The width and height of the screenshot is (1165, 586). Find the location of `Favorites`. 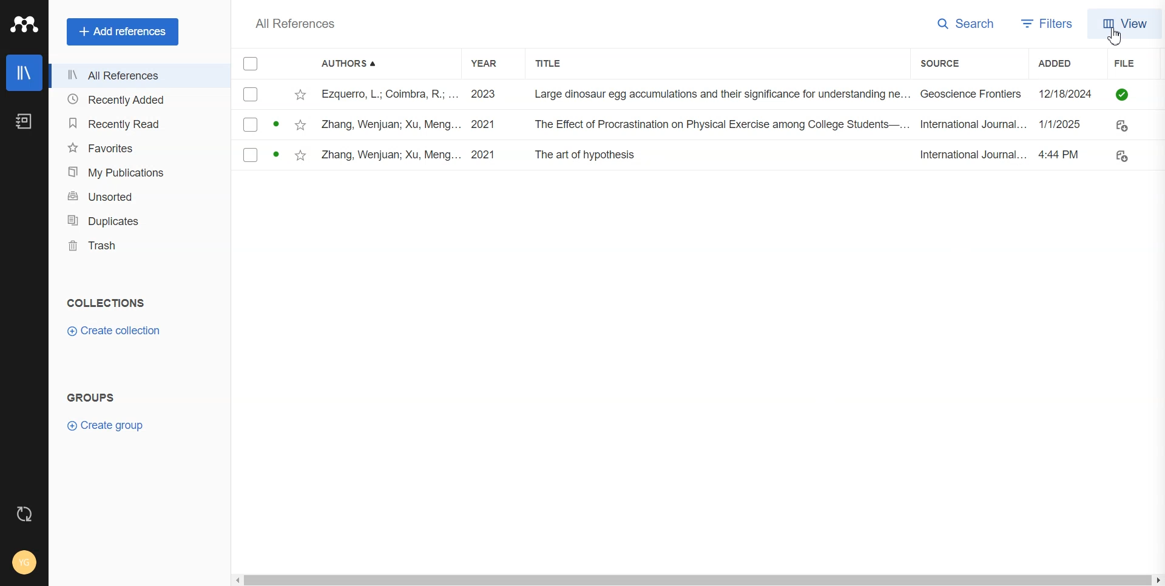

Favorites is located at coordinates (128, 148).